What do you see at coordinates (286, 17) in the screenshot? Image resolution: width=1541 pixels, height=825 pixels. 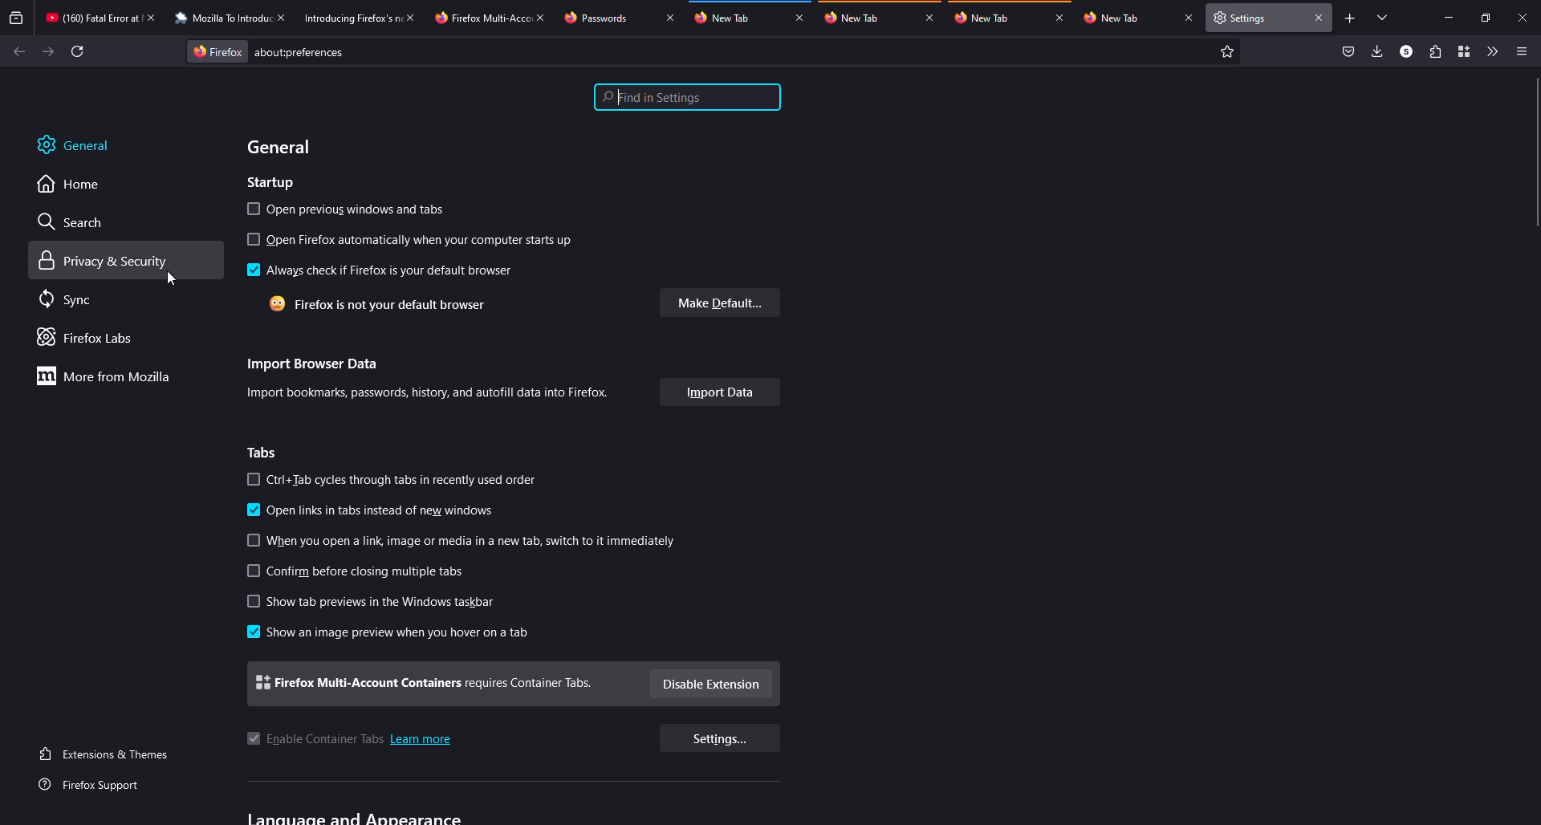 I see `close` at bounding box center [286, 17].